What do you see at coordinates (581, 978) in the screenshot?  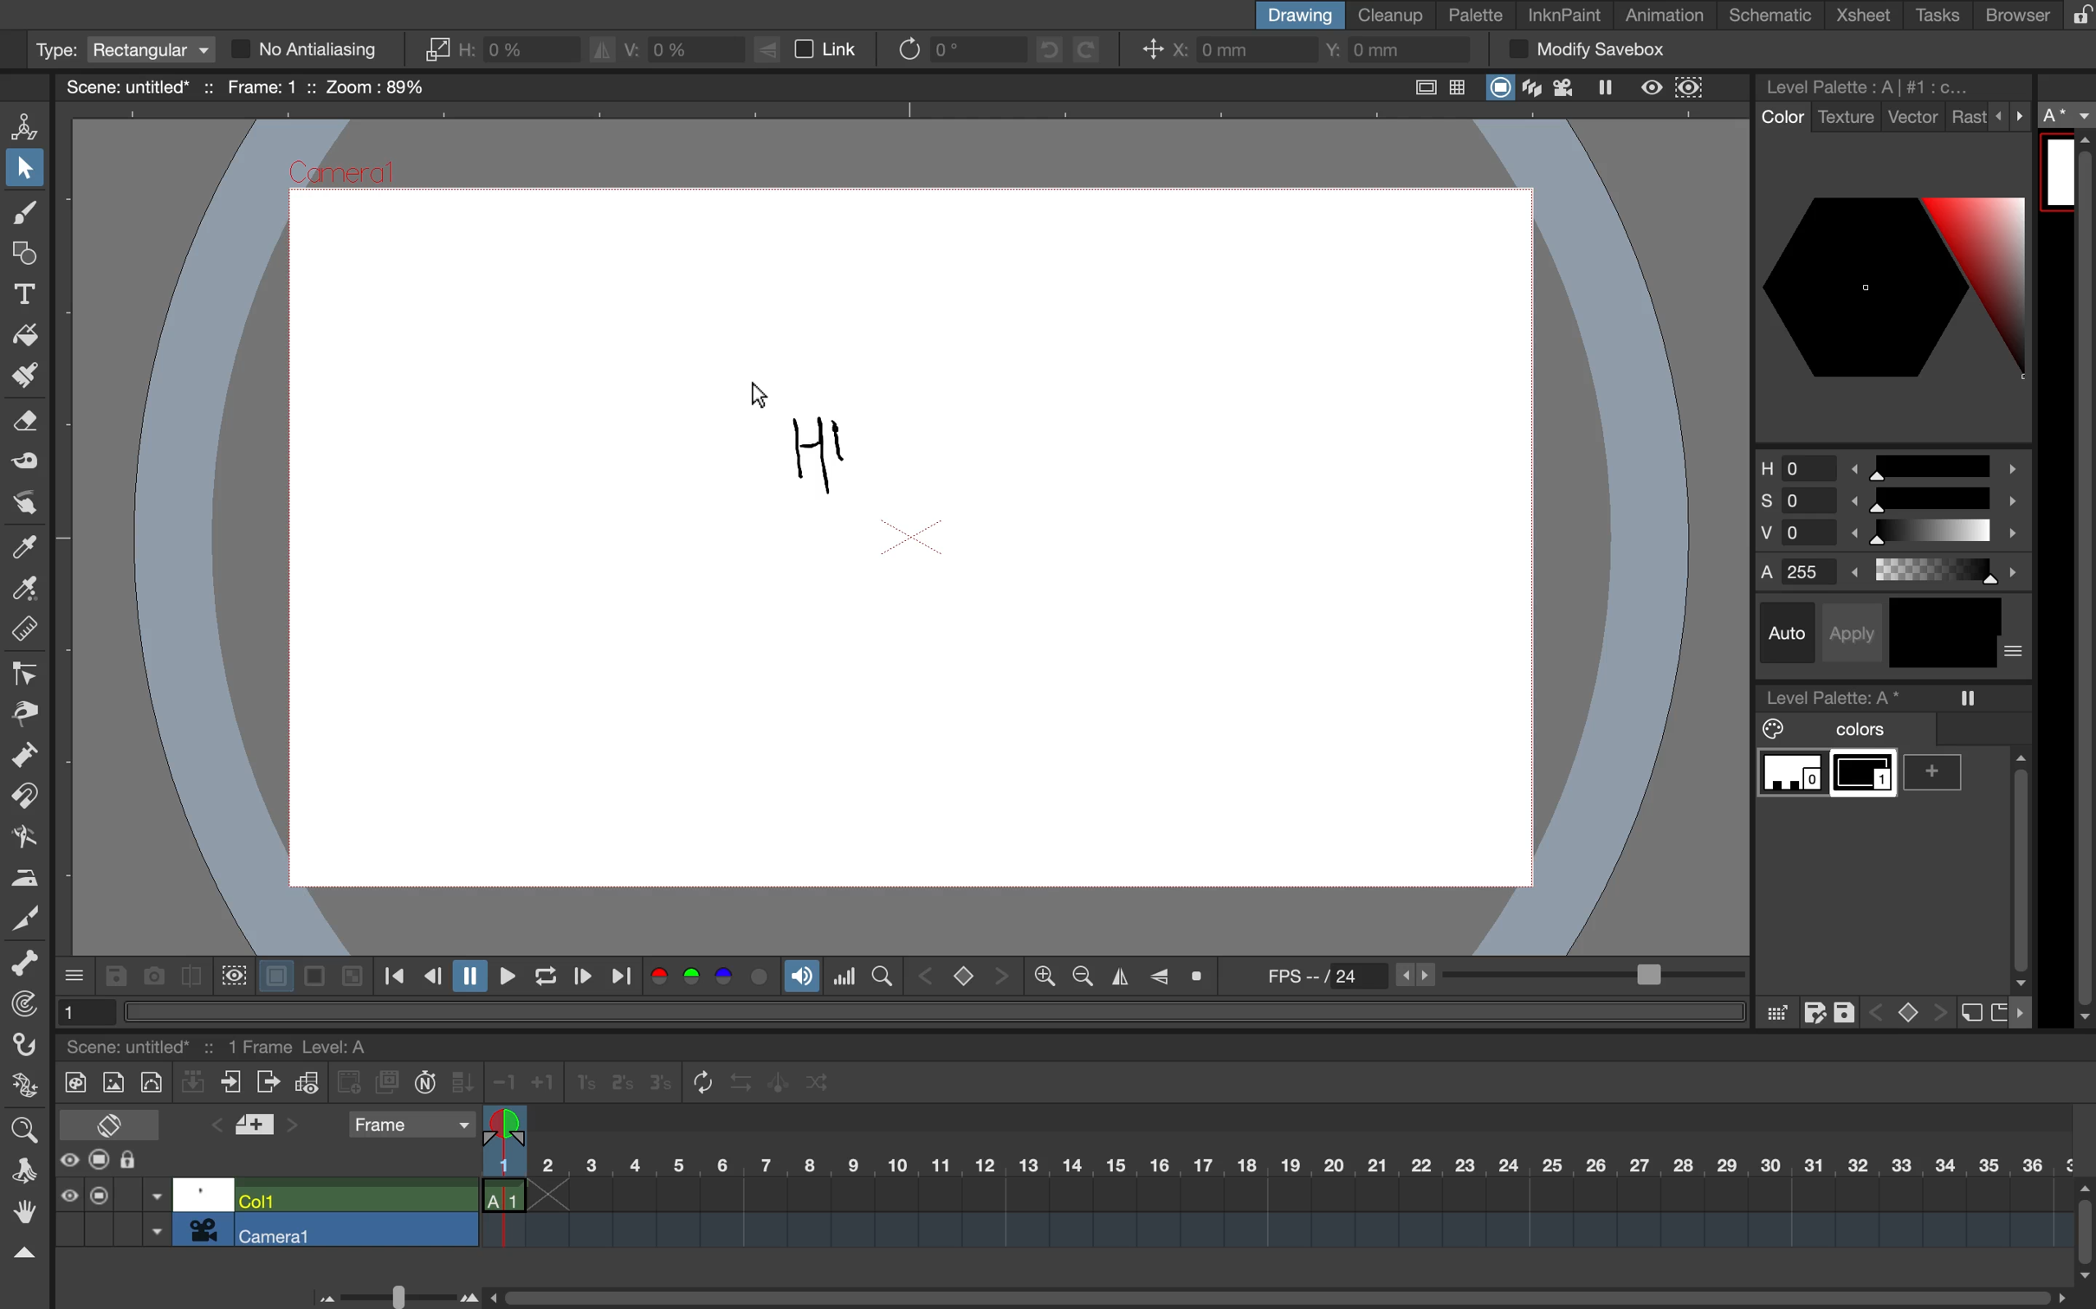 I see `next frame` at bounding box center [581, 978].